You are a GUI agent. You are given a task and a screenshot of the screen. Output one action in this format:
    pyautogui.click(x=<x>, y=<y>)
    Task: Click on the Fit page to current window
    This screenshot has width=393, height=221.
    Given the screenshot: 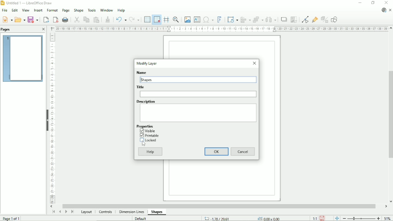 What is the action you would take?
    pyautogui.click(x=337, y=218)
    